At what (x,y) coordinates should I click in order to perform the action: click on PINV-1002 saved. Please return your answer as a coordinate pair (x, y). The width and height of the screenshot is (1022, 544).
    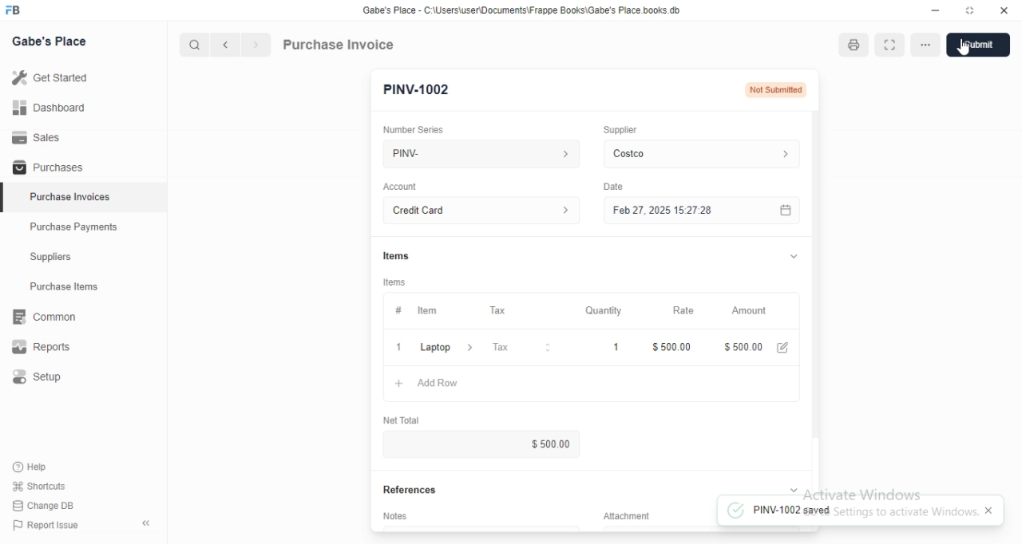
    Looking at the image, I should click on (850, 509).